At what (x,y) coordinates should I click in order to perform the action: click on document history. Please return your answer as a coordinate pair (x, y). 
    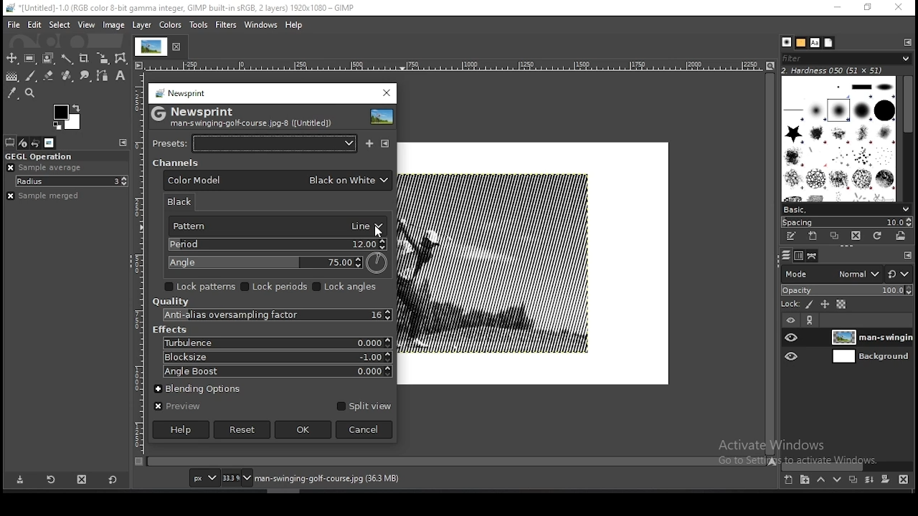
    Looking at the image, I should click on (828, 43).